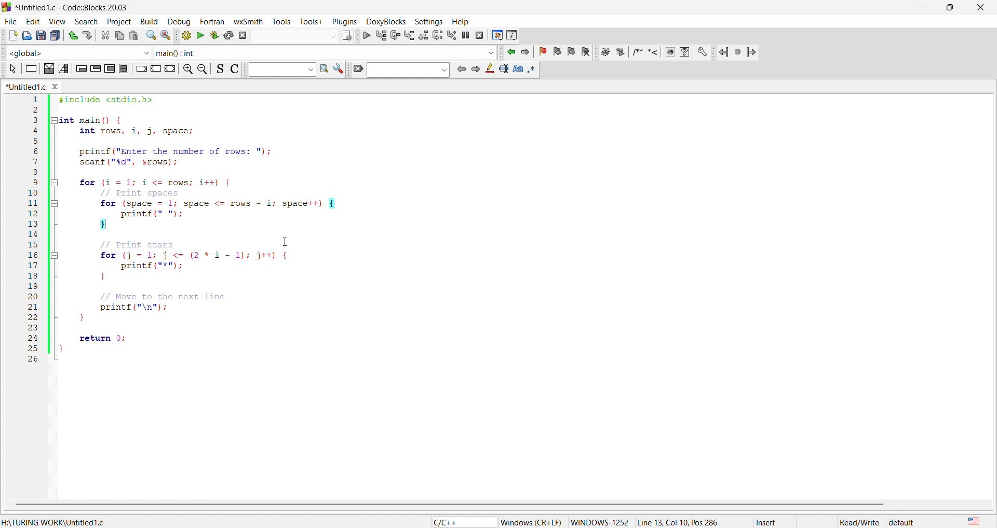  Describe the element at coordinates (180, 21) in the screenshot. I see `debug` at that location.